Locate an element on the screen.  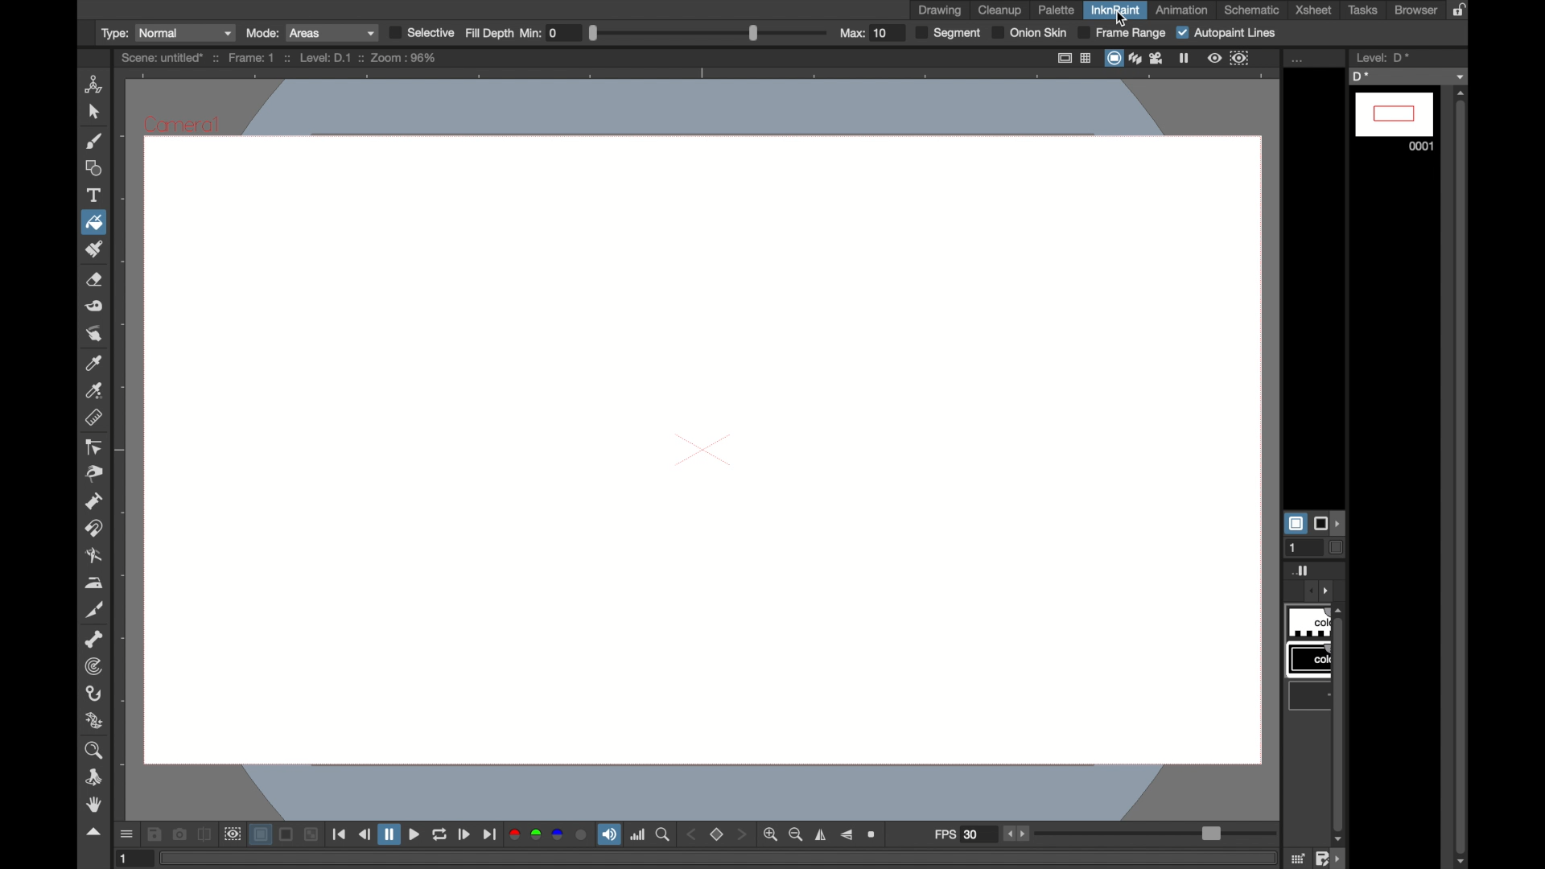
mode is located at coordinates (311, 33).